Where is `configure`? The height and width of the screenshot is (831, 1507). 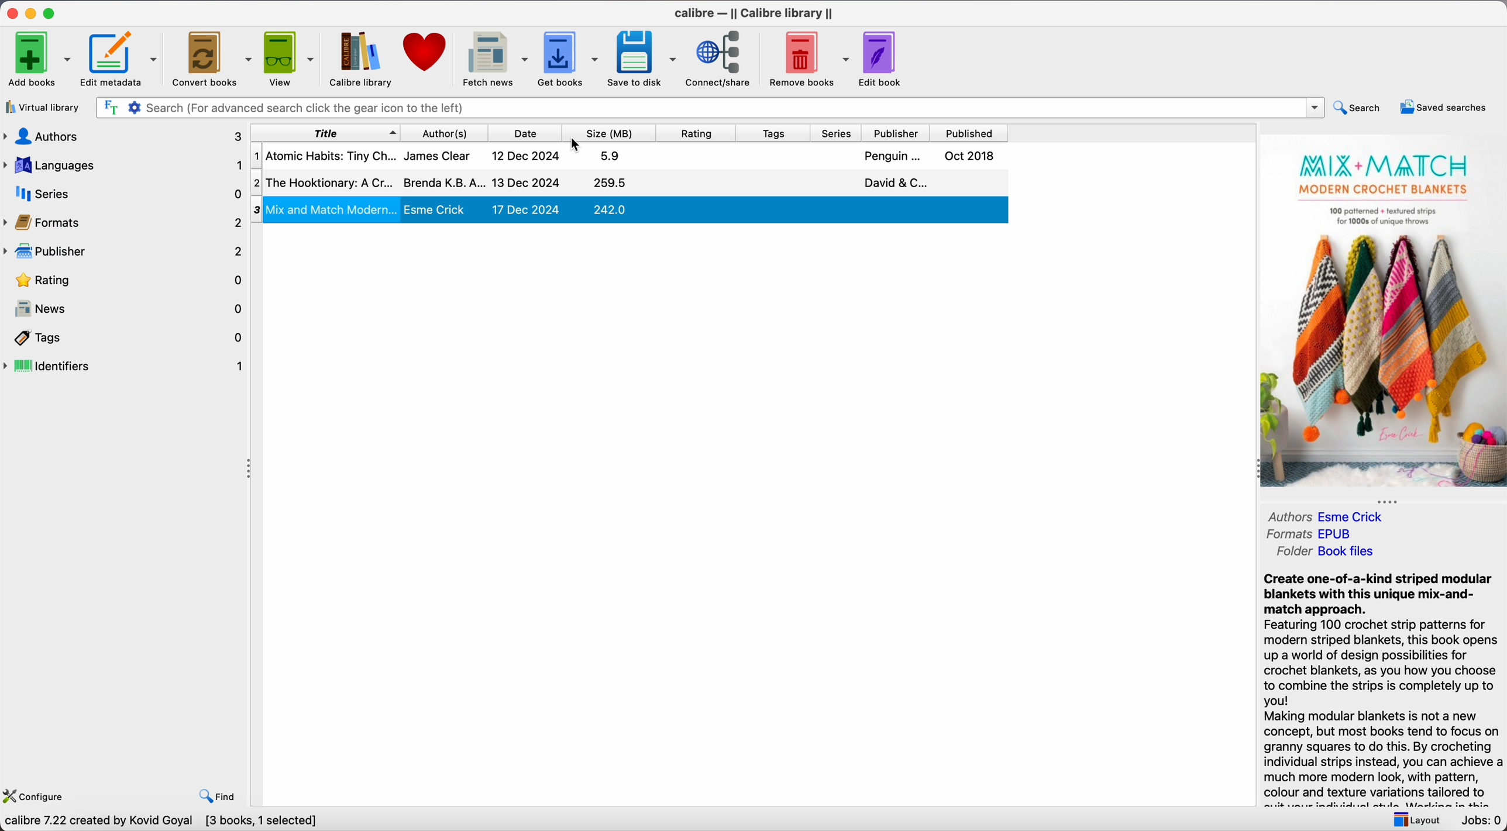
configure is located at coordinates (39, 794).